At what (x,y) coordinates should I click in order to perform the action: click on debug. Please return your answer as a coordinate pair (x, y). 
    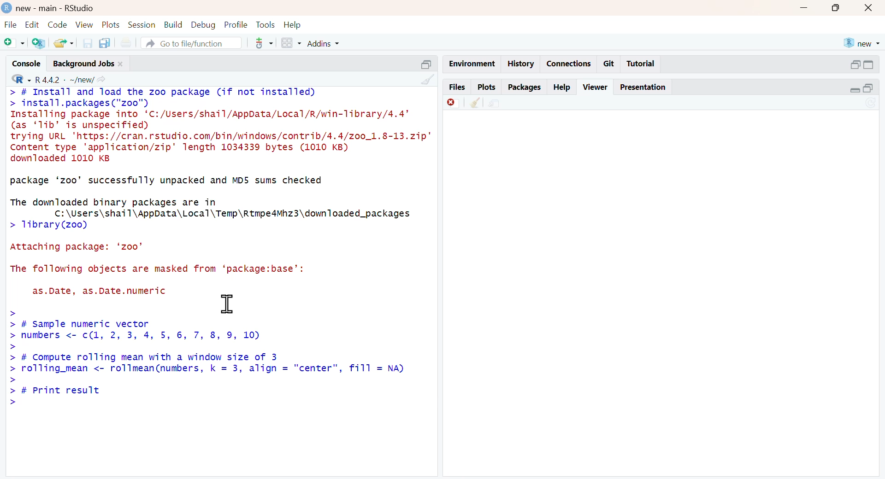
    Looking at the image, I should click on (204, 25).